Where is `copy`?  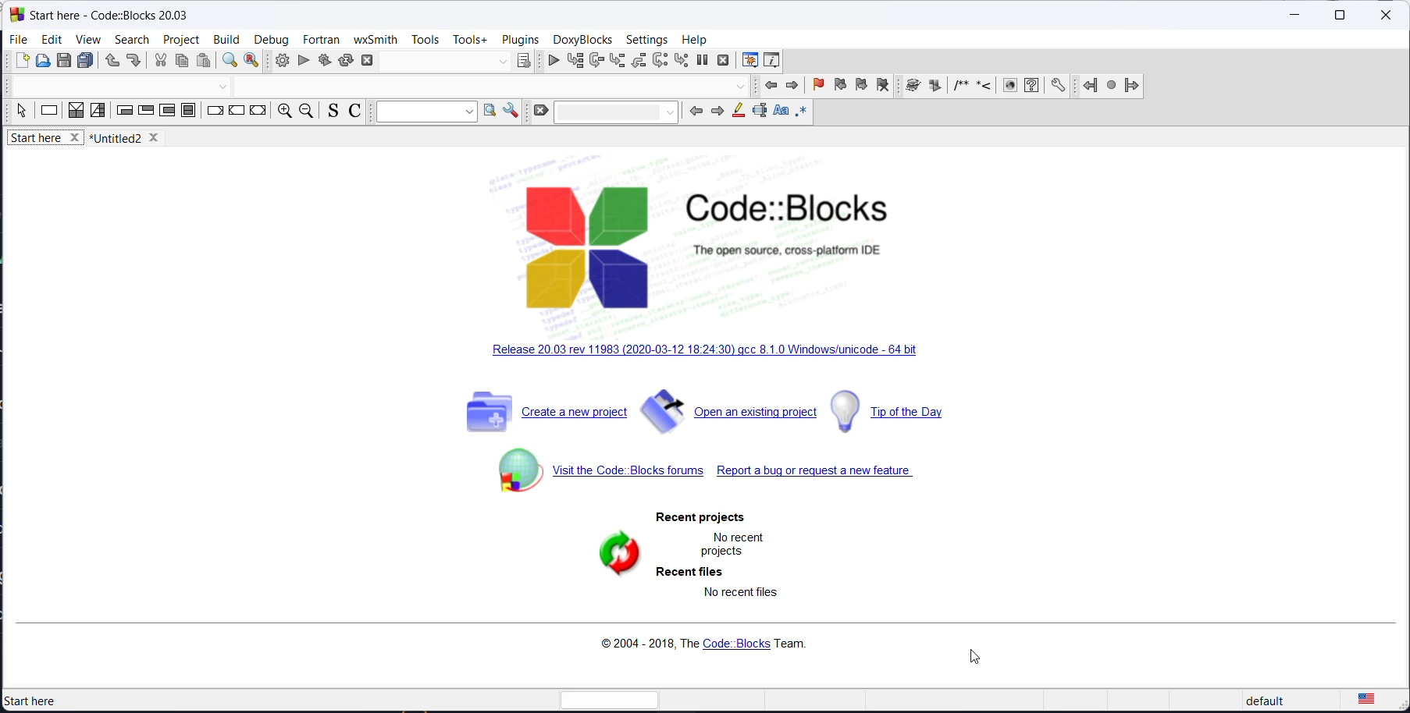
copy is located at coordinates (181, 62).